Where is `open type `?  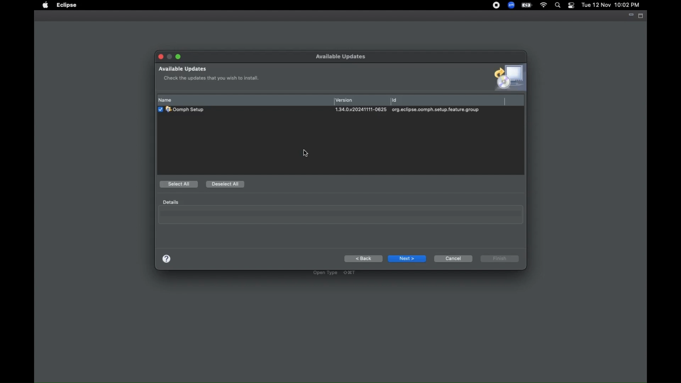
open type  is located at coordinates (334, 273).